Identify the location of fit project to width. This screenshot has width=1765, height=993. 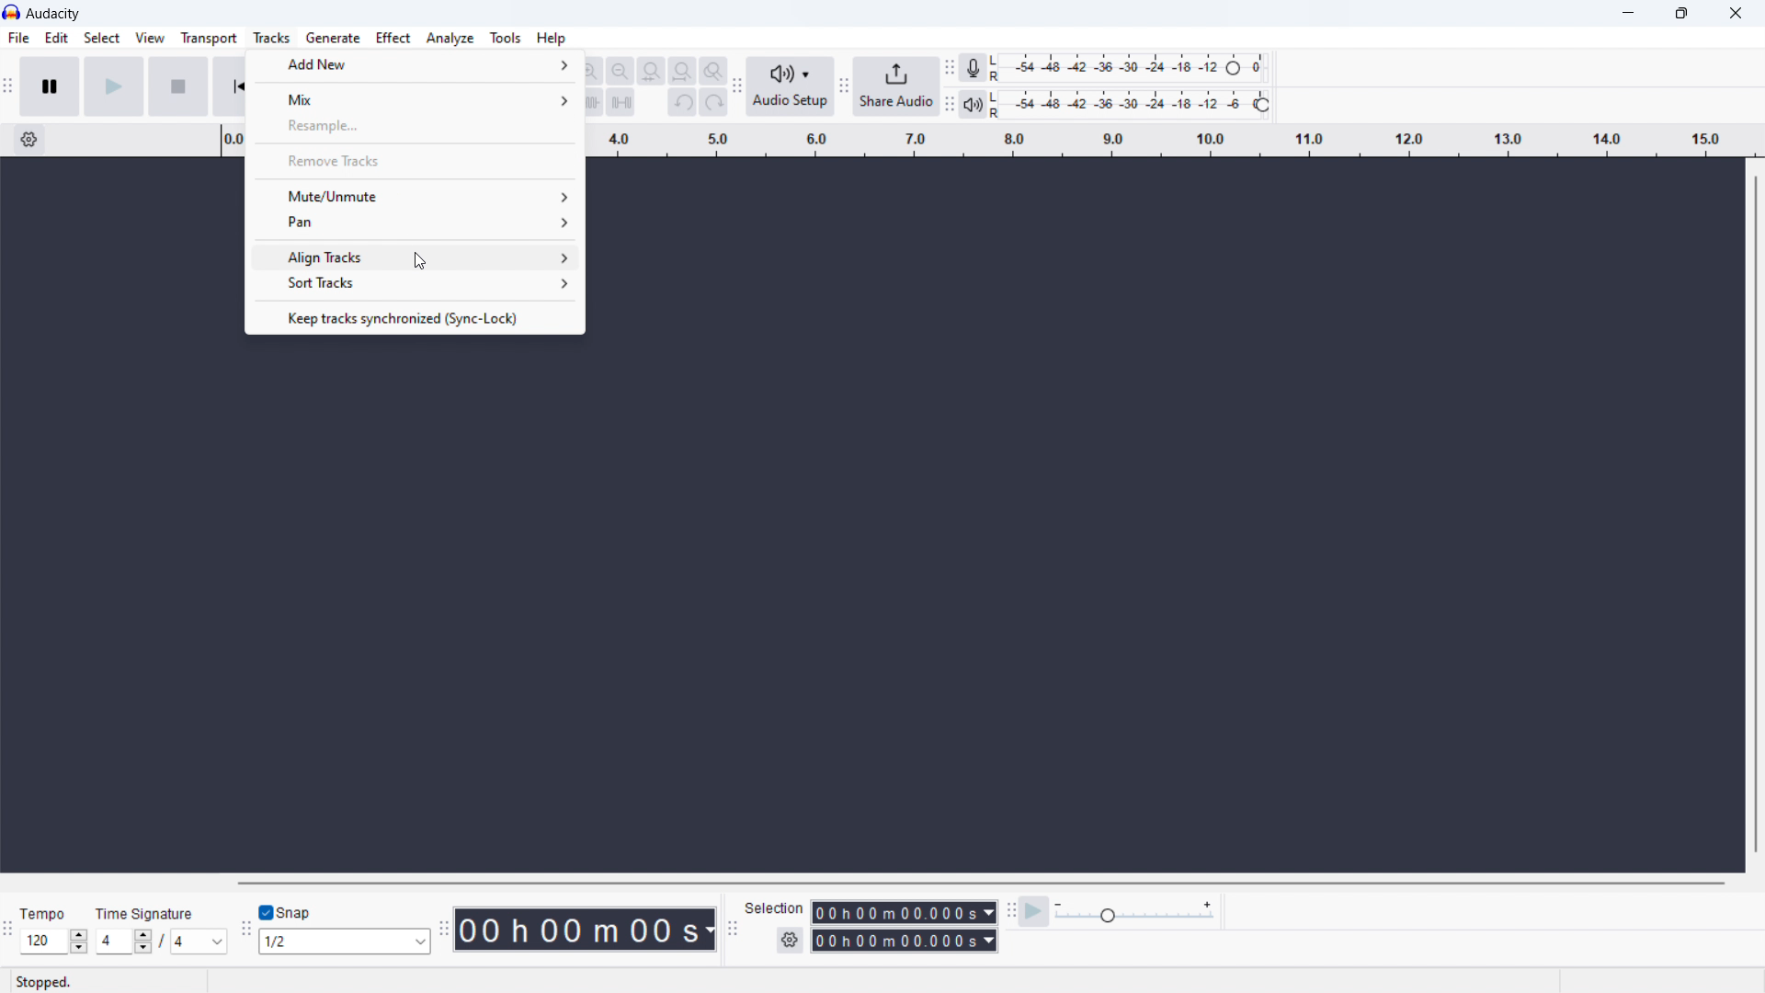
(682, 71).